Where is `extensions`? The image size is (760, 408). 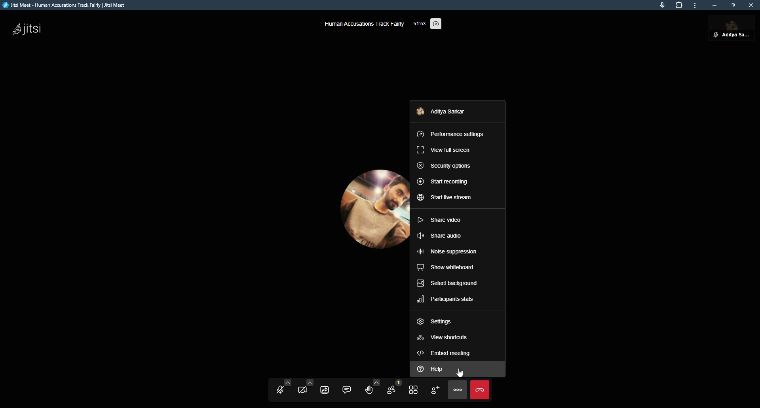 extensions is located at coordinates (678, 6).